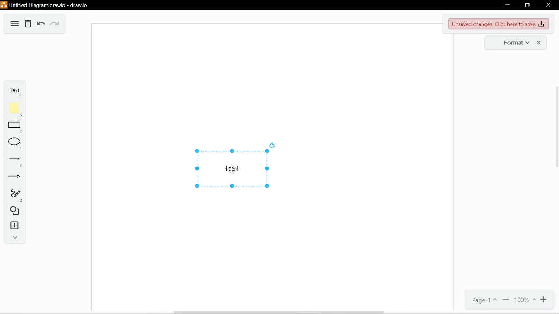 The height and width of the screenshot is (314, 559). I want to click on rotate, so click(273, 145).